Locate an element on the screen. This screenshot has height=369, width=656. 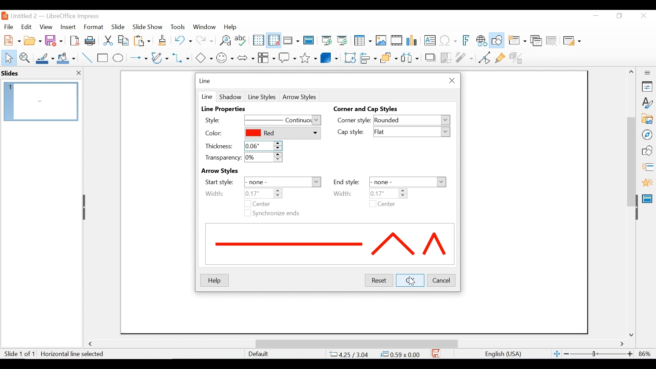
Width is located at coordinates (347, 193).